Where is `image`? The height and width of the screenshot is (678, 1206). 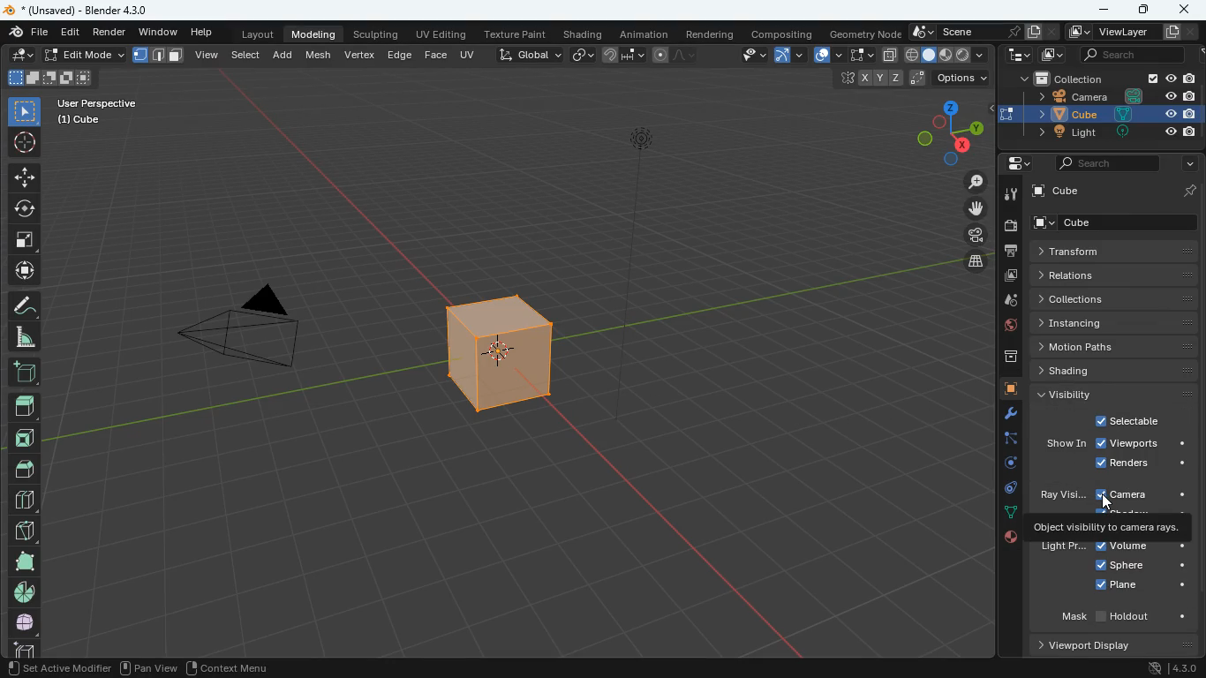
image is located at coordinates (1009, 275).